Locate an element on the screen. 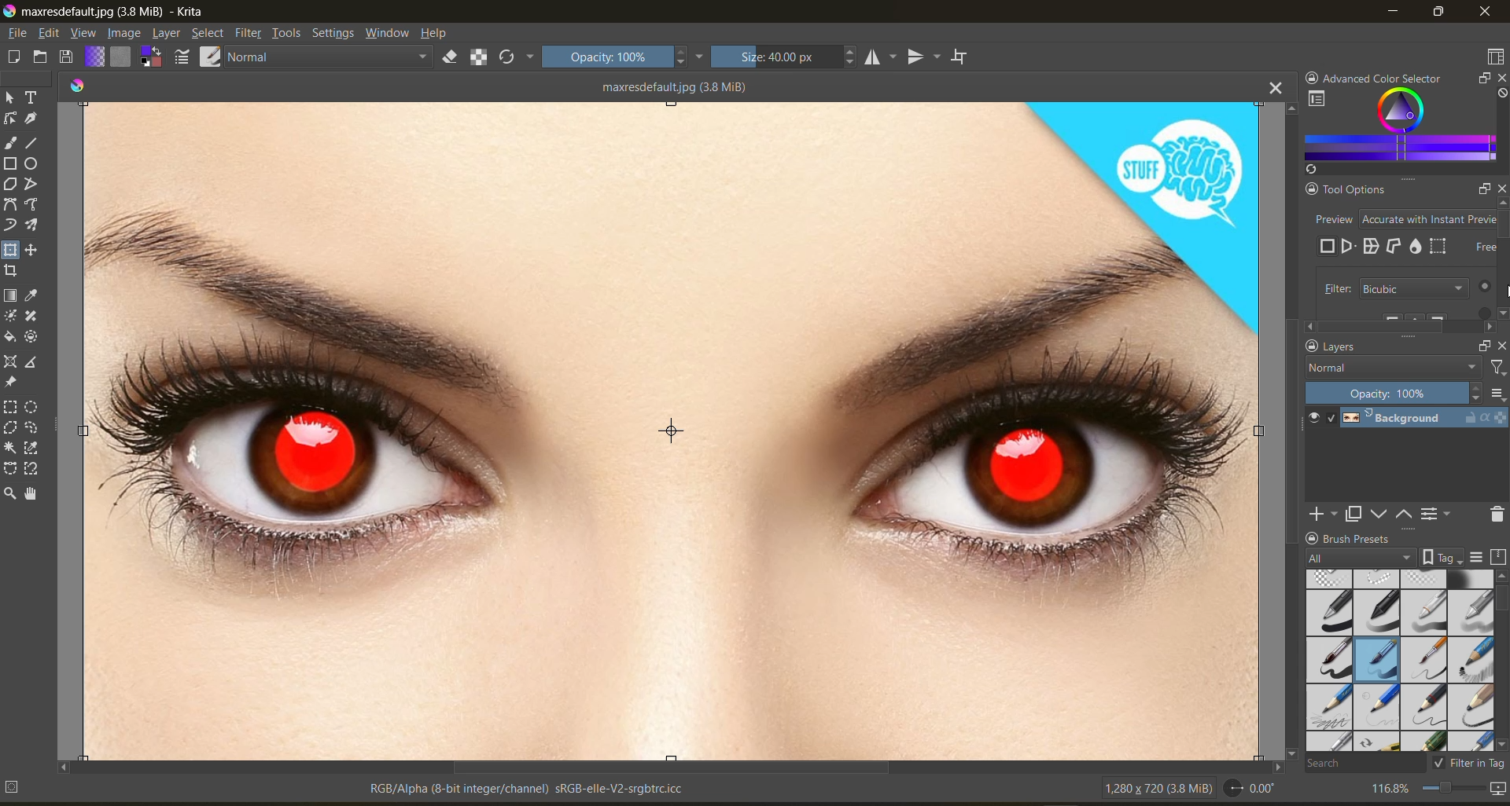 The width and height of the screenshot is (1510, 806). lock docker is located at coordinates (1309, 75).